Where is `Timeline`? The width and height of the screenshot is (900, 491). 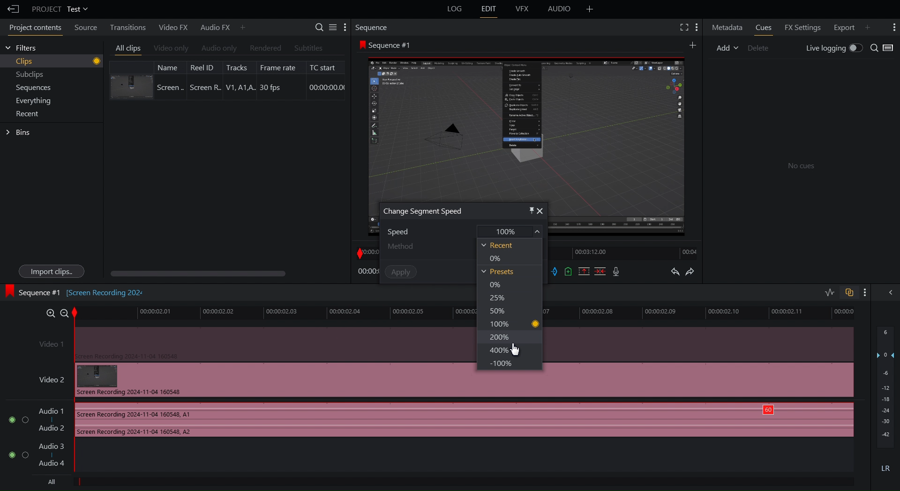 Timeline is located at coordinates (627, 253).